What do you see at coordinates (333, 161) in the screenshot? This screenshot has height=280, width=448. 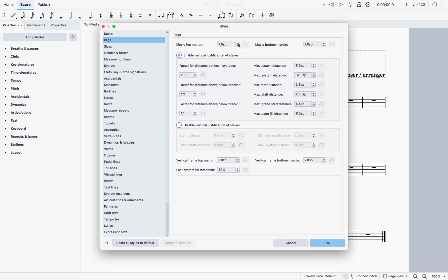 I see `refresh` at bounding box center [333, 161].